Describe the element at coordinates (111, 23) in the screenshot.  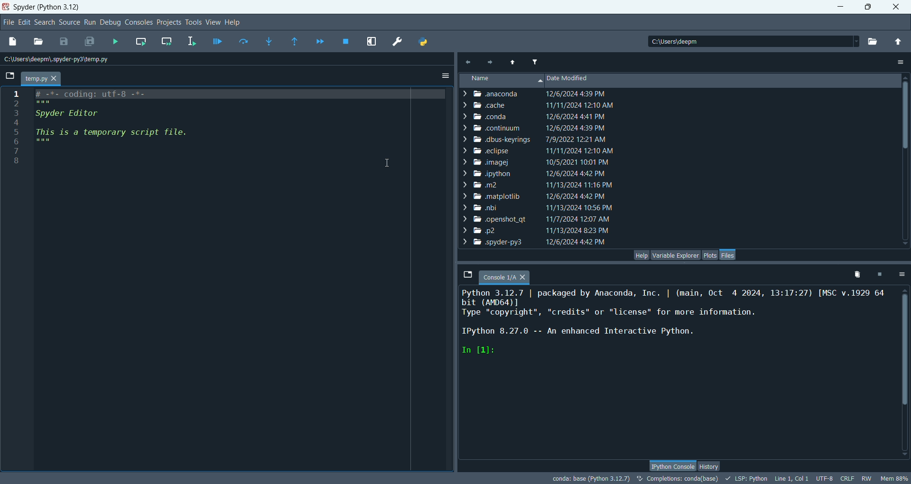
I see `debug` at that location.